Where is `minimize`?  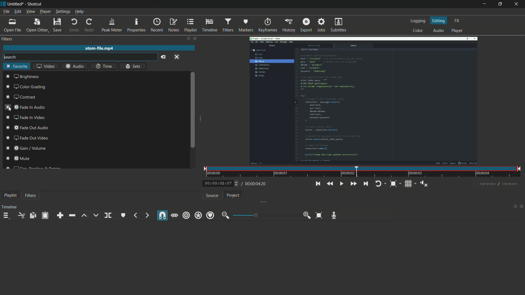
minimize is located at coordinates (484, 4).